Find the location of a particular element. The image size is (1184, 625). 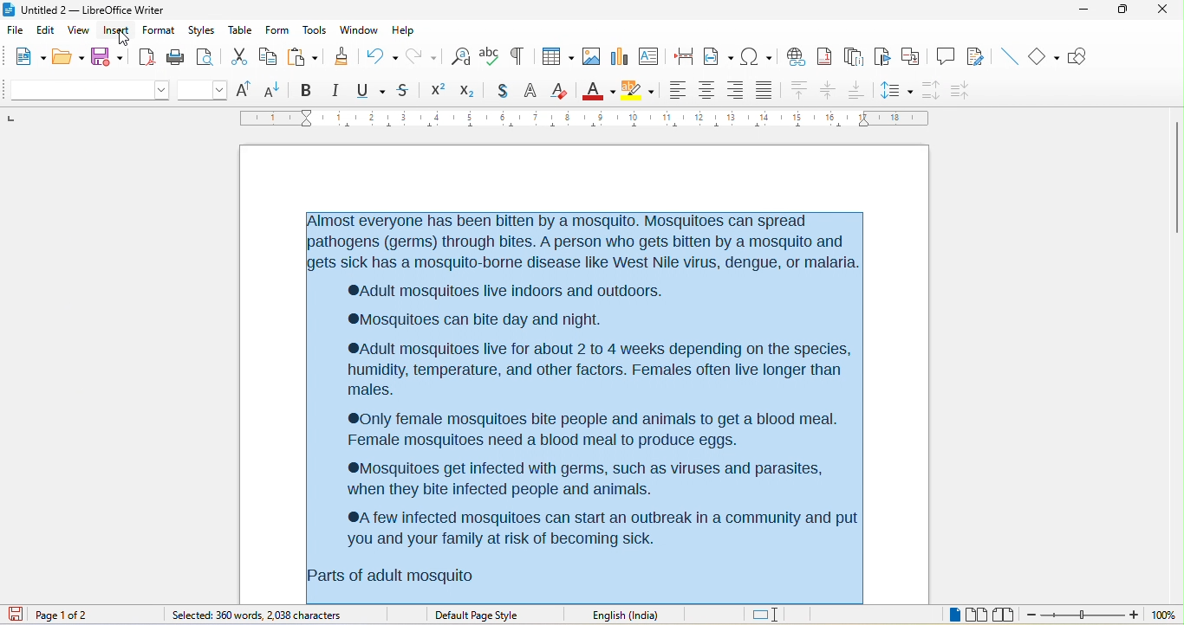

font size is located at coordinates (203, 91).